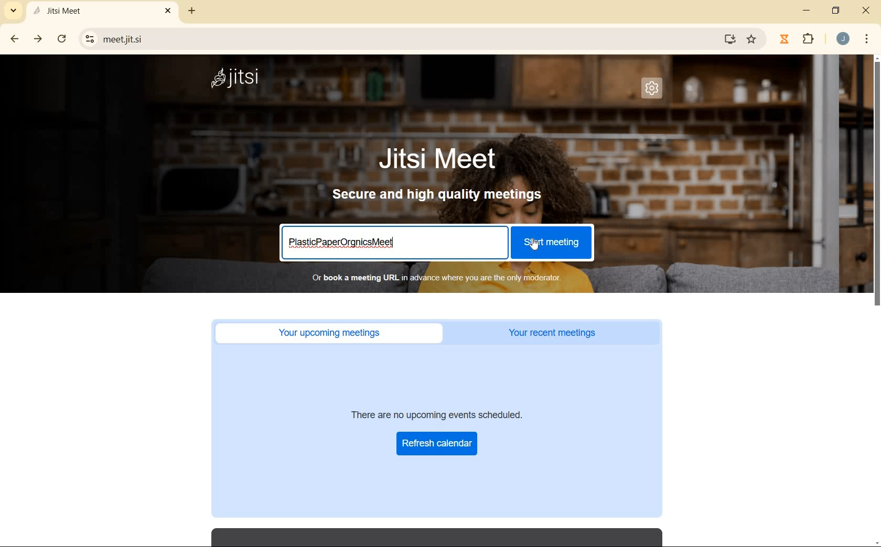  I want to click on Refresh Calendar, so click(438, 443).